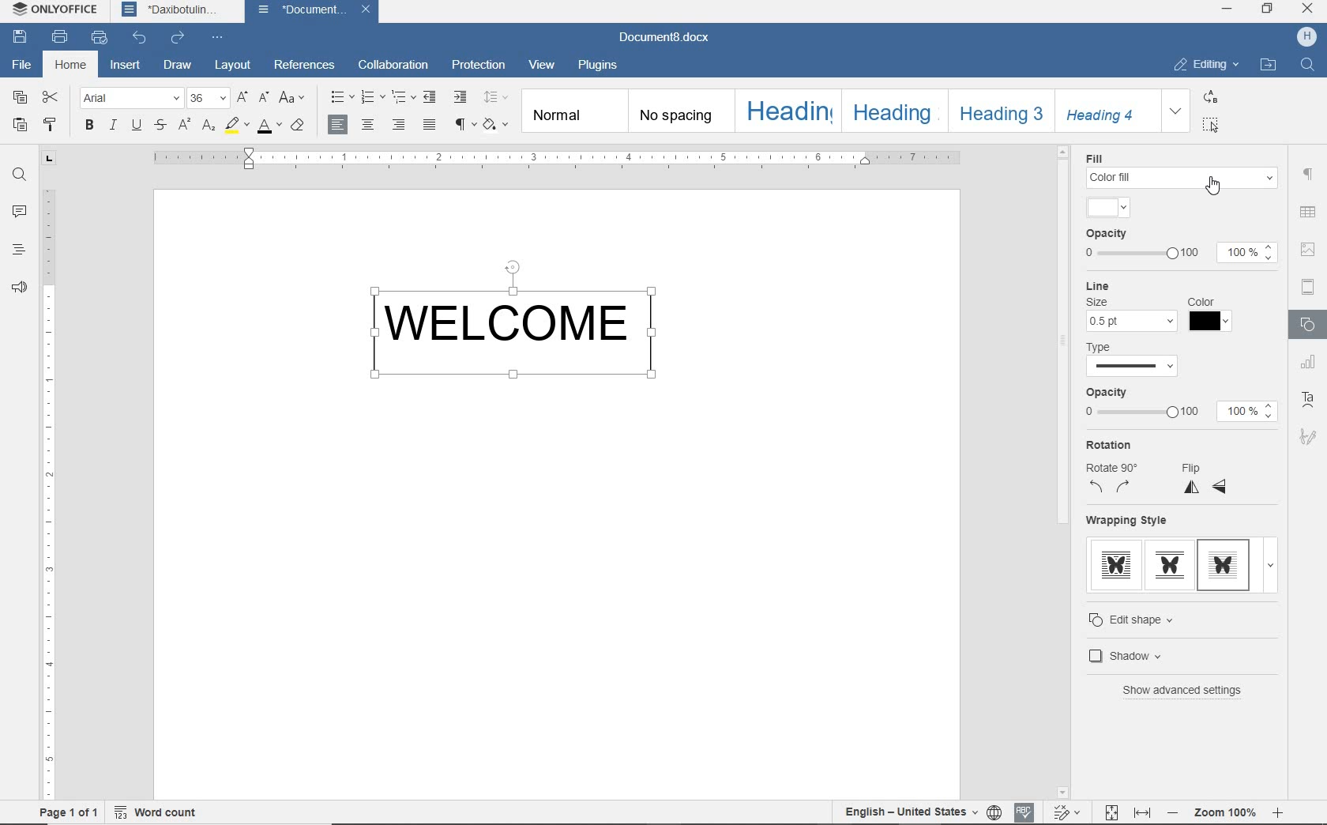  What do you see at coordinates (1181, 178) in the screenshot?
I see `fill` at bounding box center [1181, 178].